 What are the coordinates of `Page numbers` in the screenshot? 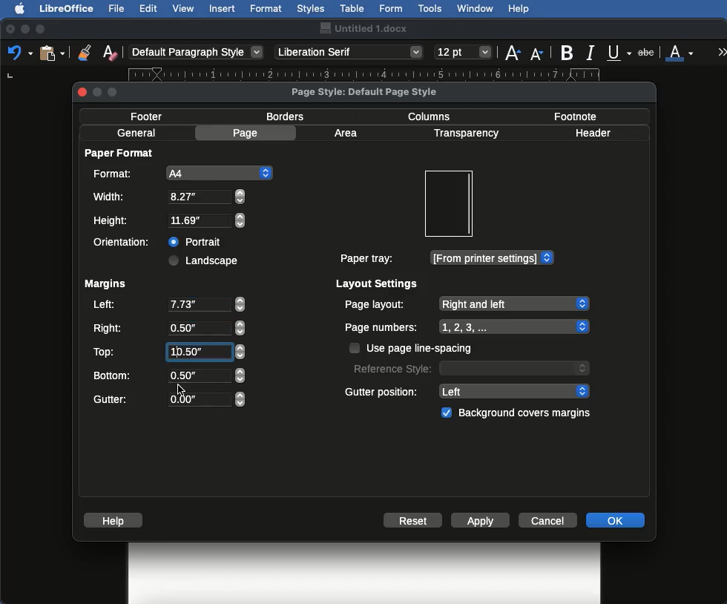 It's located at (467, 327).